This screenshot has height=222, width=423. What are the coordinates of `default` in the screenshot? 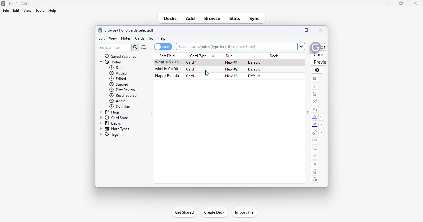 It's located at (254, 62).